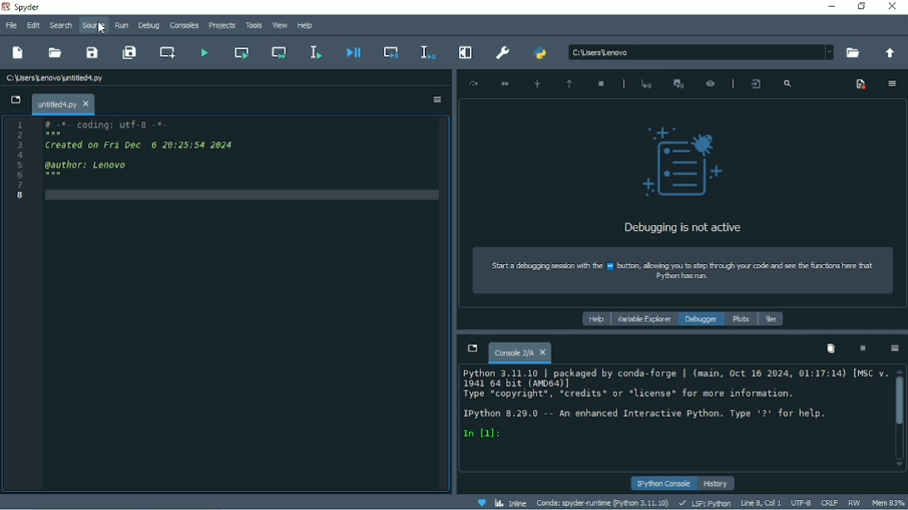 This screenshot has width=908, height=510. I want to click on LSP, so click(703, 503).